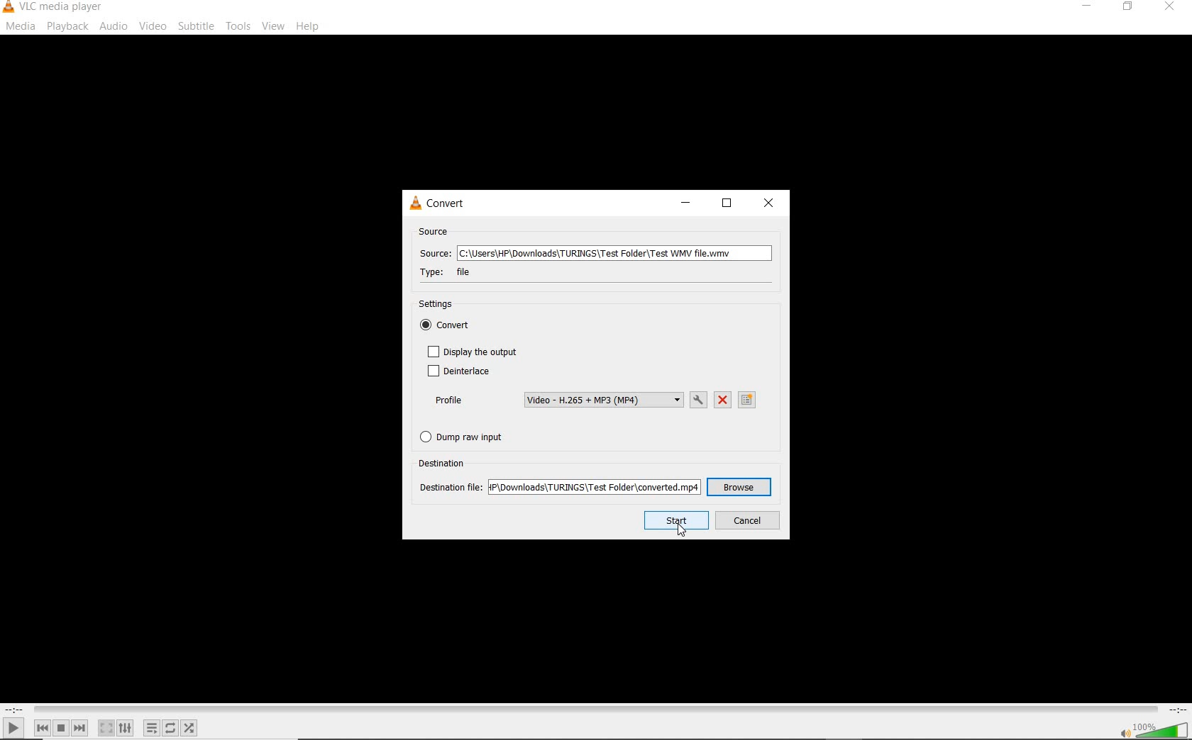 The width and height of the screenshot is (1192, 740). I want to click on CONVERT, so click(446, 203).